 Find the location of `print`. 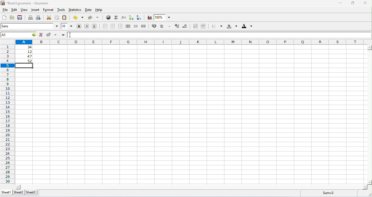

print is located at coordinates (31, 17).